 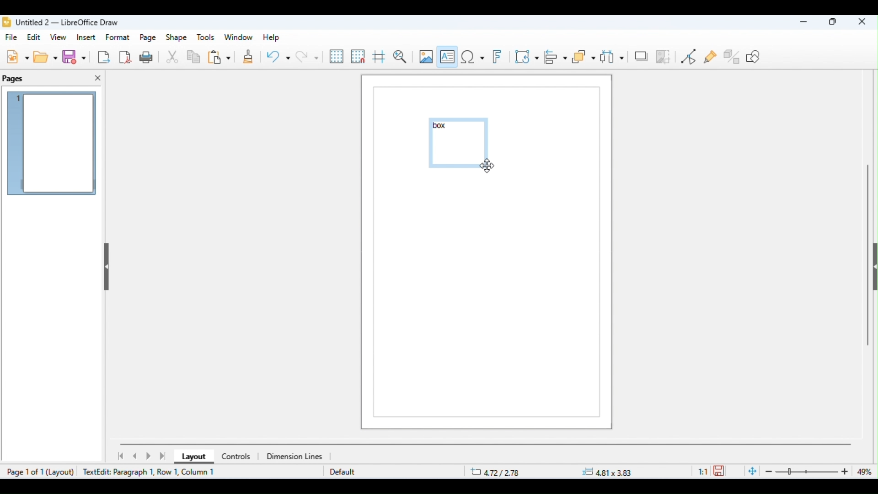 What do you see at coordinates (379, 58) in the screenshot?
I see `show helplines while moving` at bounding box center [379, 58].